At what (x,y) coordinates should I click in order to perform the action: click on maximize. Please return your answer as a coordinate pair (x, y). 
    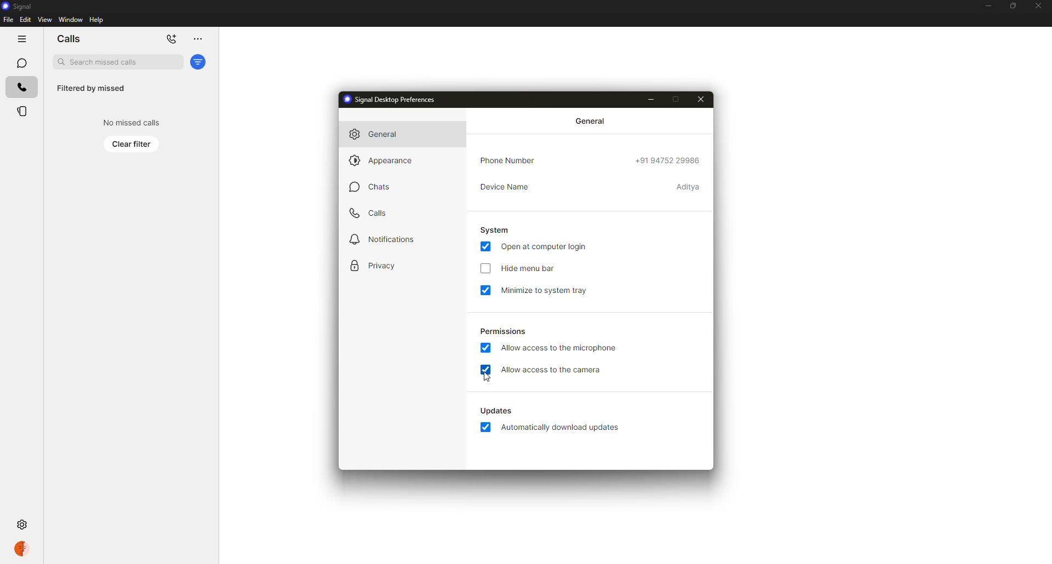
    Looking at the image, I should click on (1010, 5).